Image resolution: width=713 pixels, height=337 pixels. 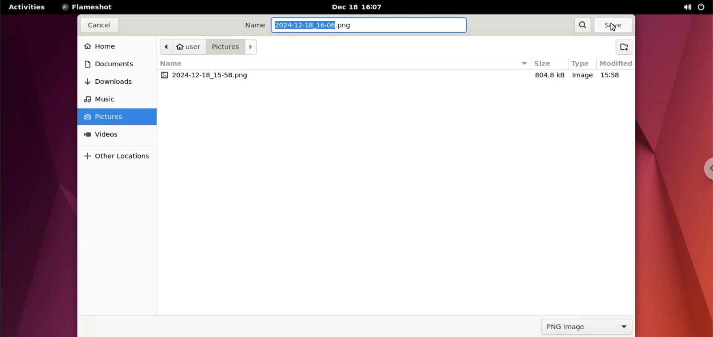 I want to click on file type, so click(x=582, y=76).